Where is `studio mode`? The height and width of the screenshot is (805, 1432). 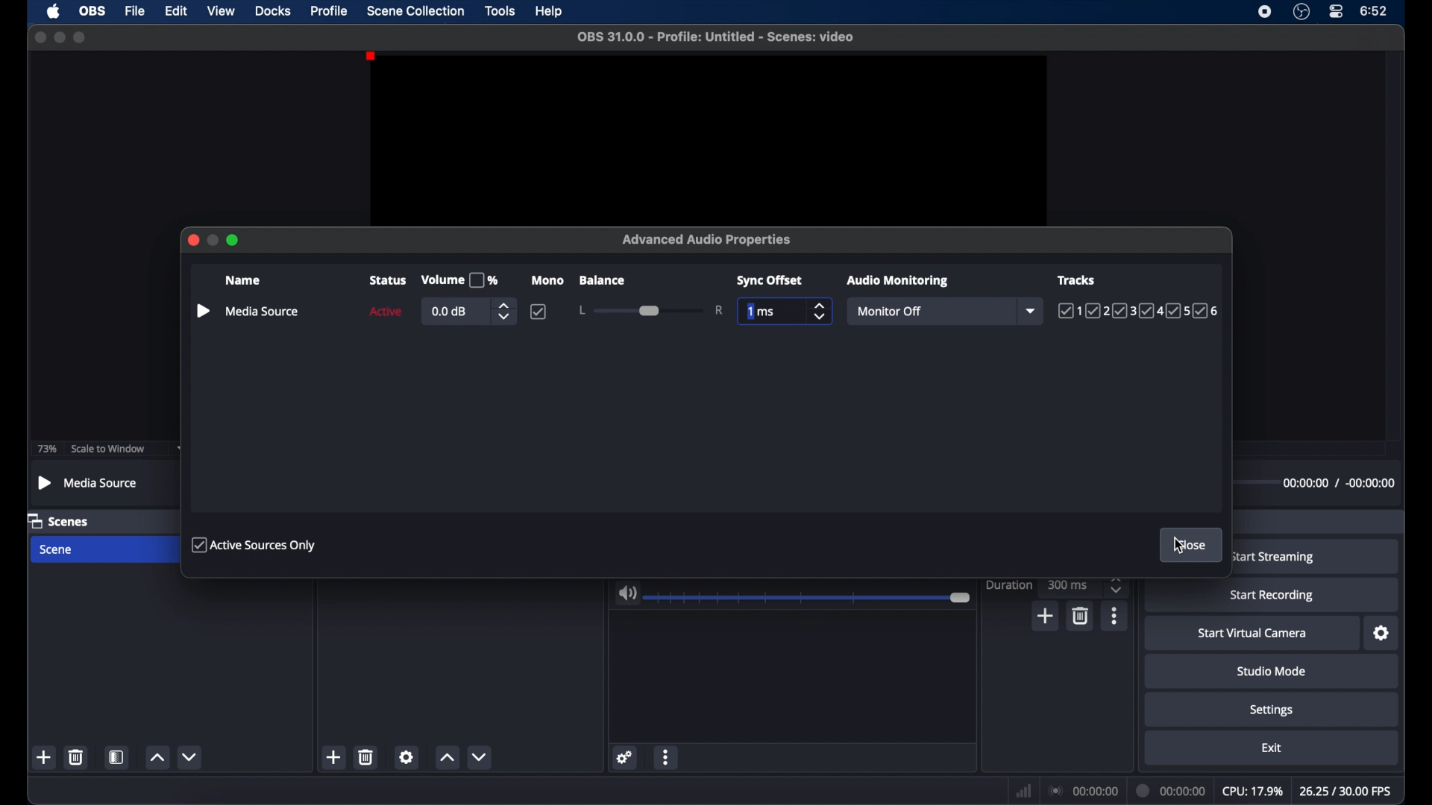 studio mode is located at coordinates (1272, 671).